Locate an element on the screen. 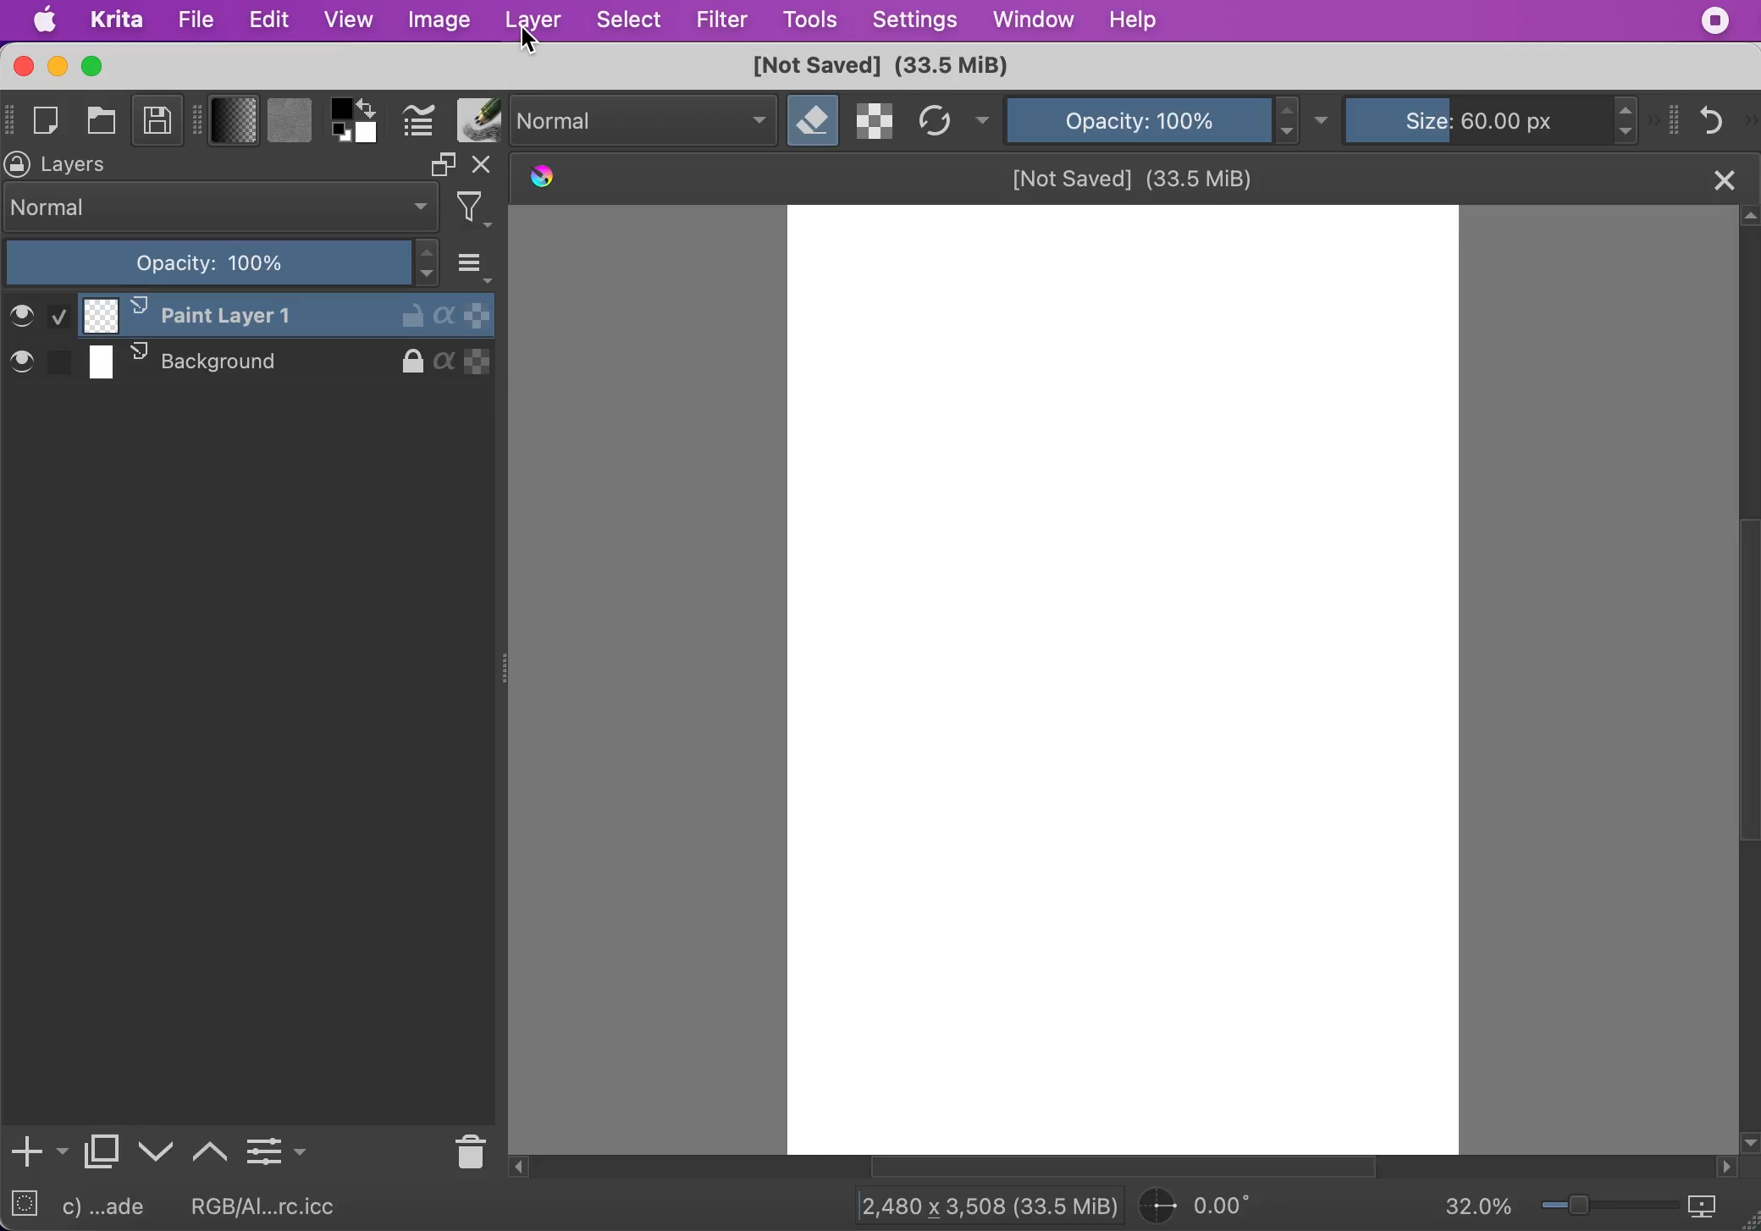 The width and height of the screenshot is (1761, 1231). edit is located at coordinates (269, 20).